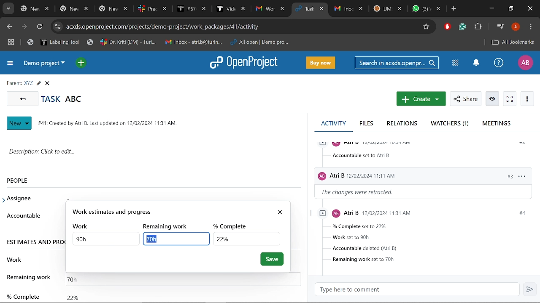  What do you see at coordinates (246, 63) in the screenshot?
I see `Open project logo` at bounding box center [246, 63].